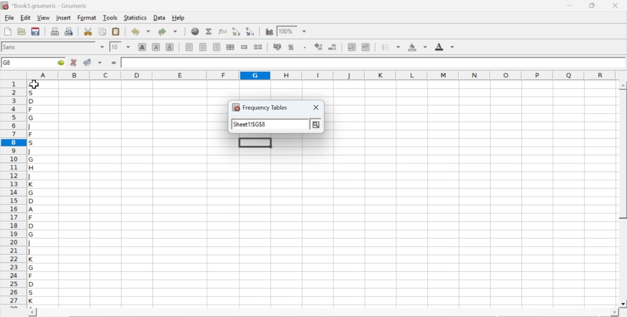 The image size is (627, 317). Describe the element at coordinates (69, 31) in the screenshot. I see `print preview` at that location.